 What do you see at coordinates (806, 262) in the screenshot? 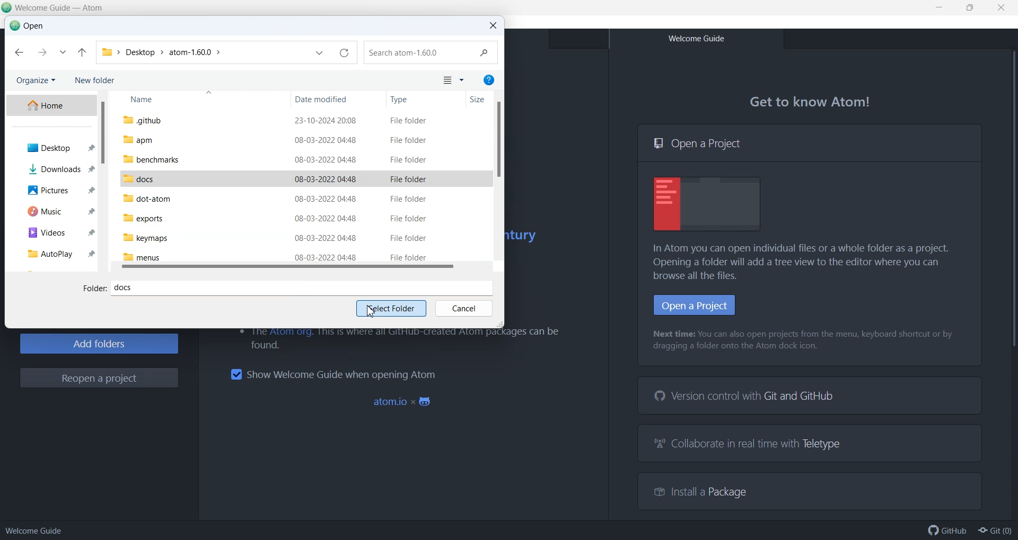
I see `In Atom you can open individual files or a whole folder as a project.
Opening a folder will add a tree view to the editor where you can
browse all the files.` at bounding box center [806, 262].